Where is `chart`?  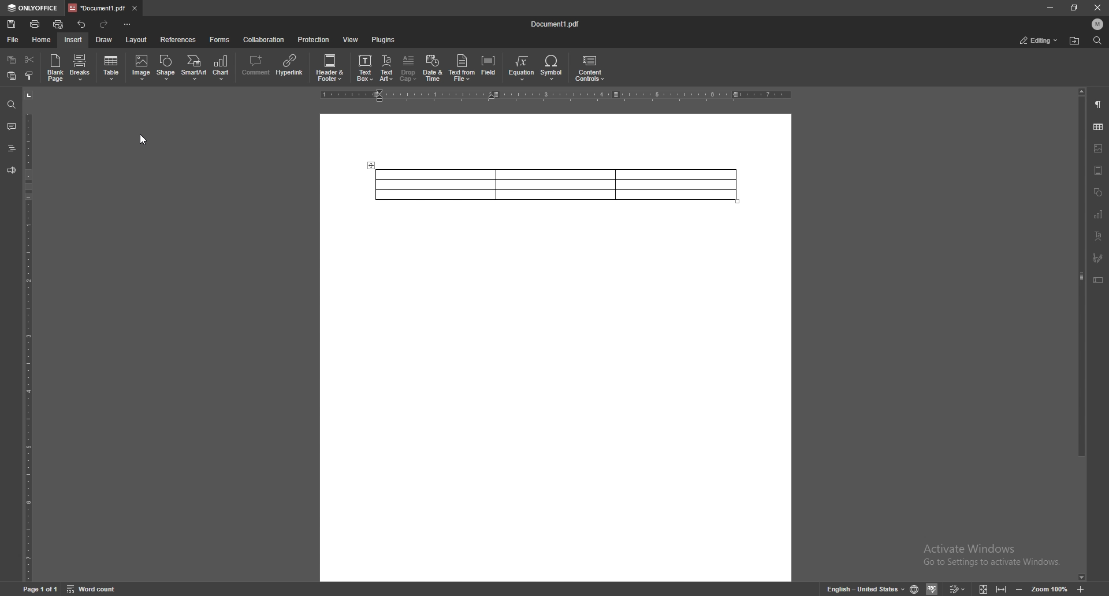
chart is located at coordinates (1099, 215).